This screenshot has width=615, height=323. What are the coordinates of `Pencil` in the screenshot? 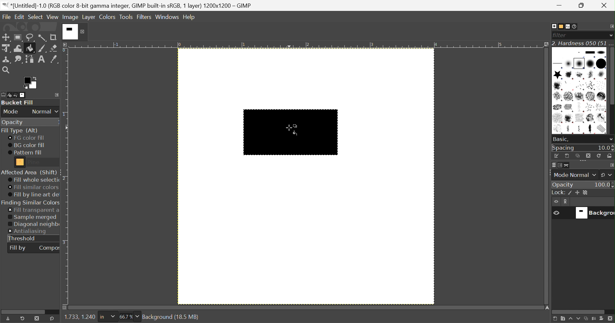 It's located at (581, 129).